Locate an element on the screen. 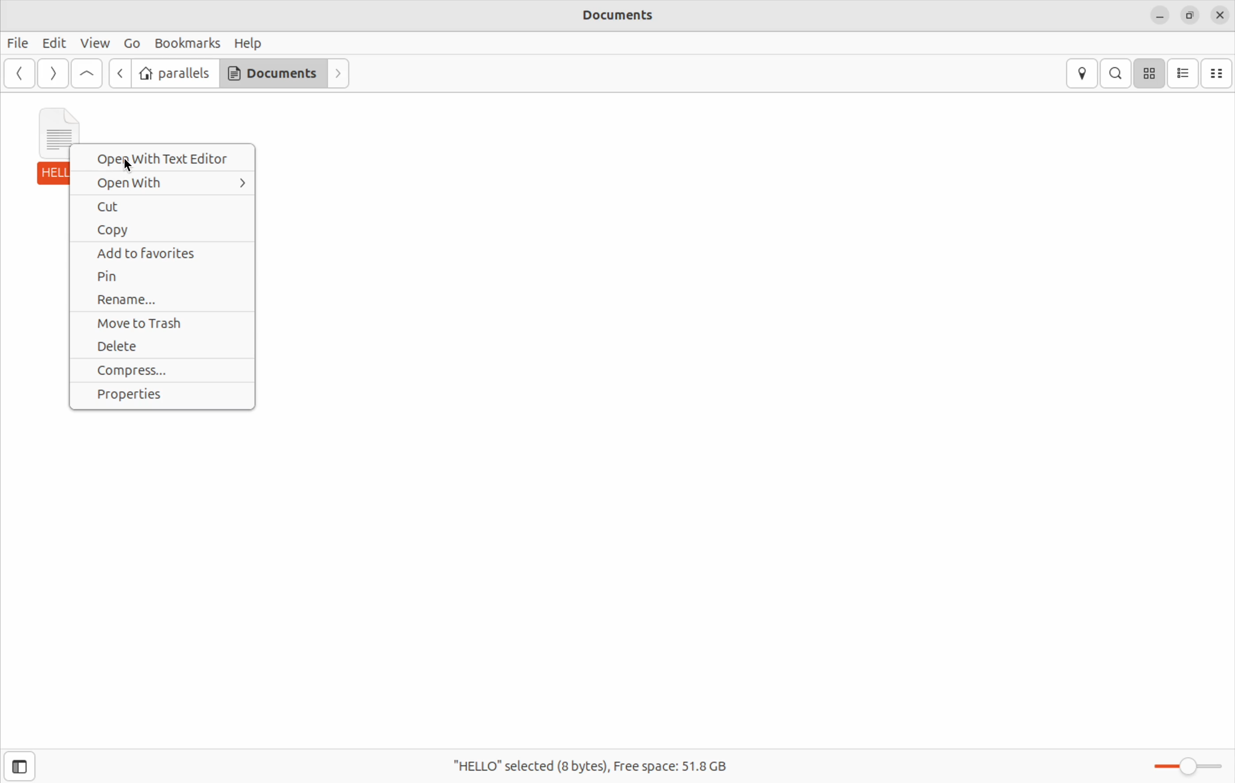  View is located at coordinates (96, 42).